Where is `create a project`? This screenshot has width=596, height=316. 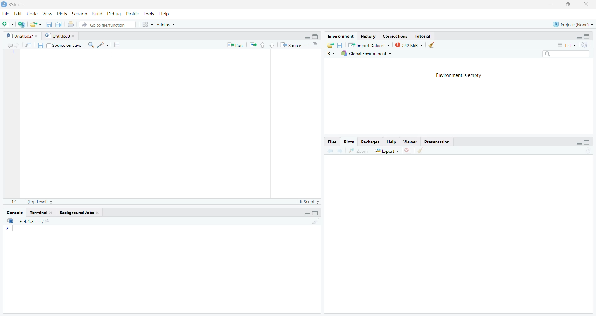
create a project is located at coordinates (21, 24).